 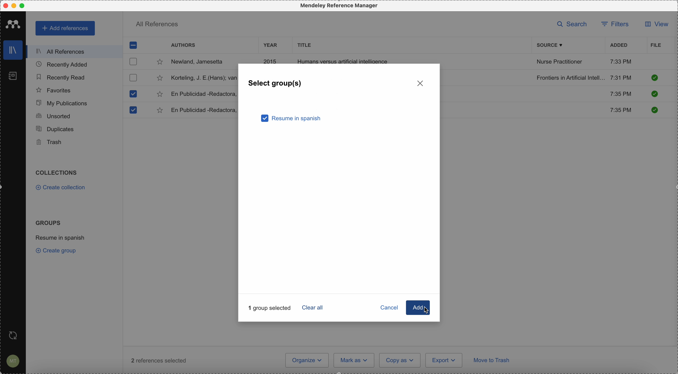 I want to click on Newland, Jamesetta, so click(x=200, y=62).